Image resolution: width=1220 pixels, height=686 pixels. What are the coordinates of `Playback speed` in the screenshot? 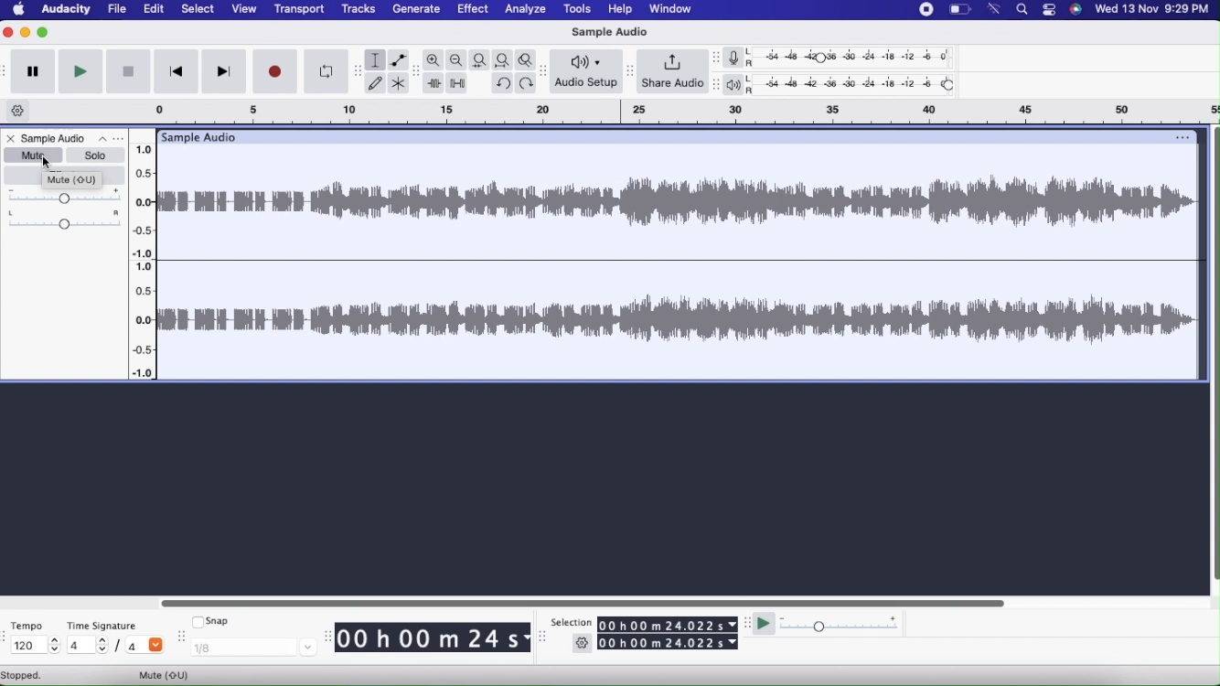 It's located at (839, 626).